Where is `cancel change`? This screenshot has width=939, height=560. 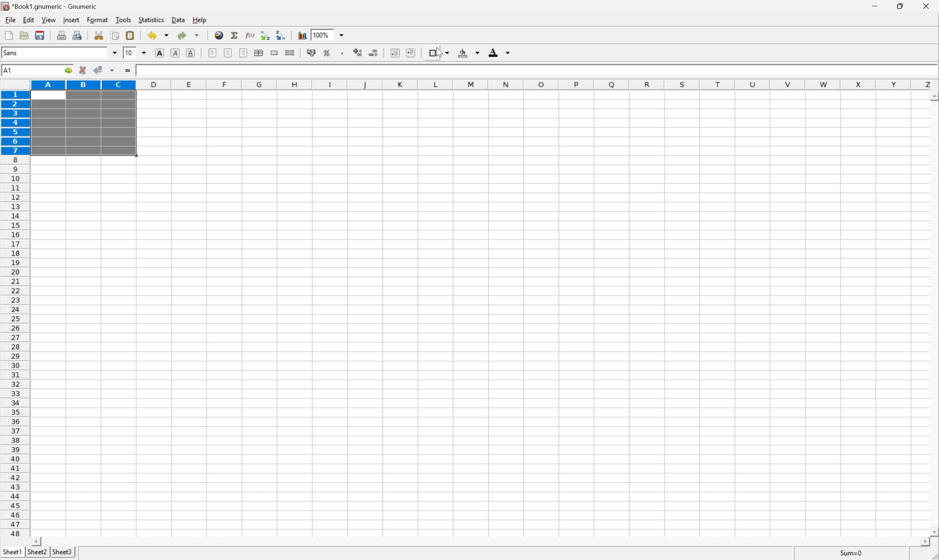 cancel change is located at coordinates (83, 71).